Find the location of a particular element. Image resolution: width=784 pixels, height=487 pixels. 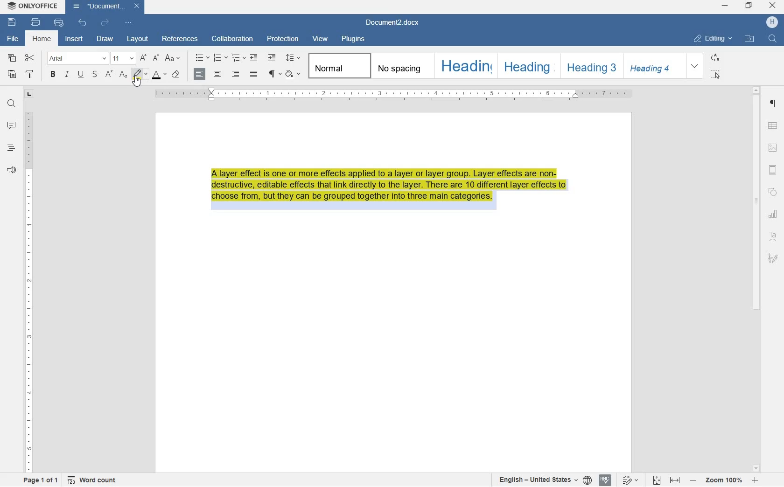

FIT TO PAGE OR WIDTH is located at coordinates (667, 481).